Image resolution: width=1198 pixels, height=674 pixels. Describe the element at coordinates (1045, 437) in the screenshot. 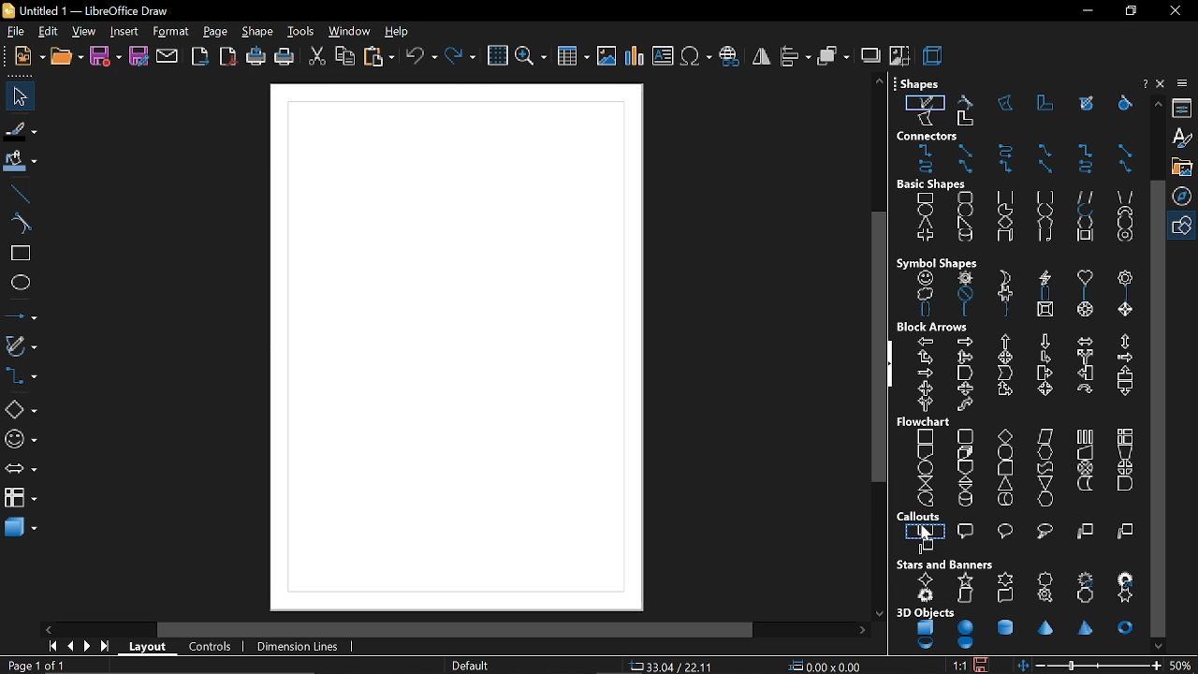

I see `data` at that location.